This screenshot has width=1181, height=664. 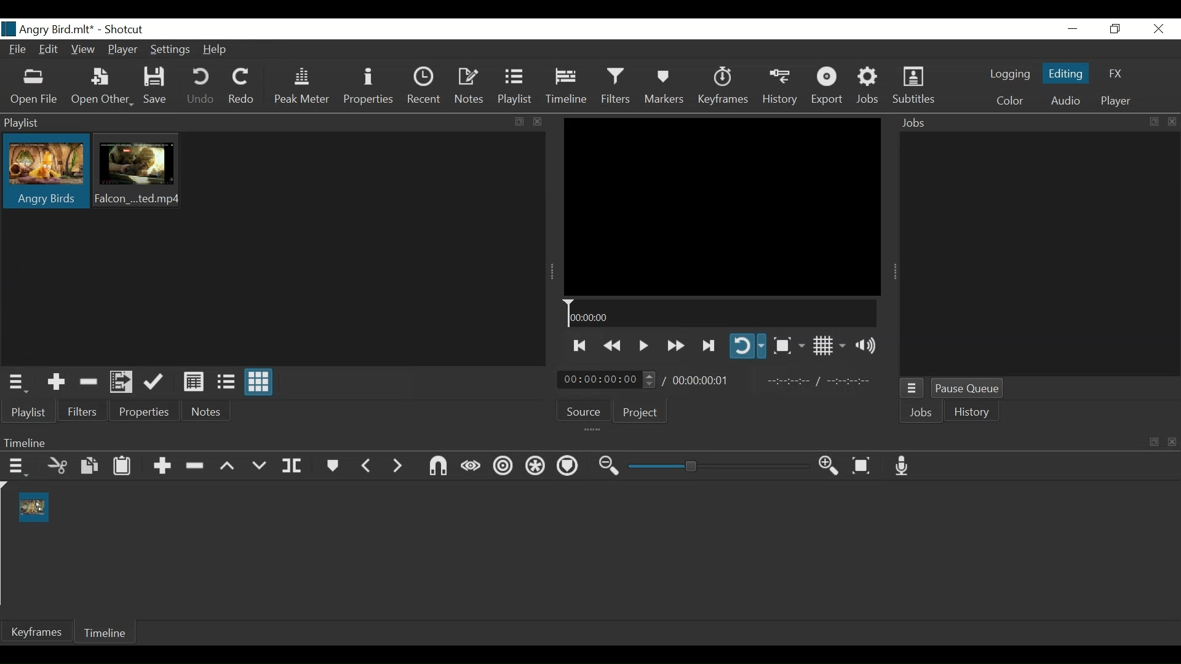 I want to click on Toggle play or pause, so click(x=644, y=344).